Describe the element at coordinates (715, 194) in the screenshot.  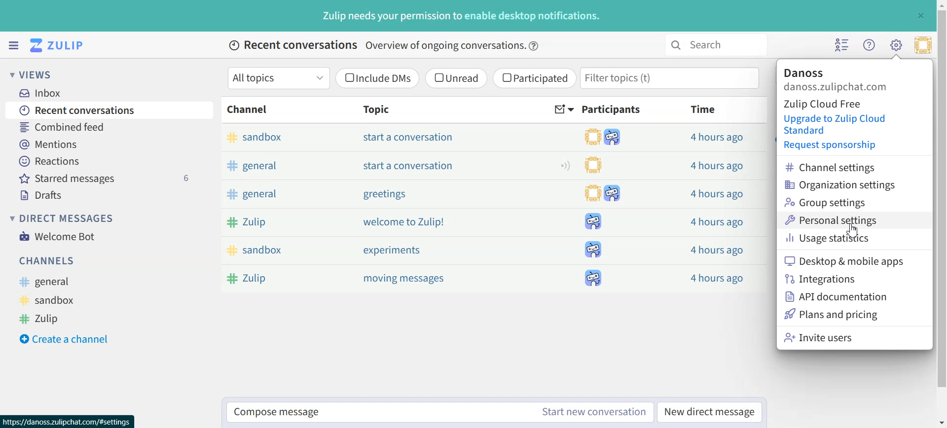
I see `4 hours ago` at that location.